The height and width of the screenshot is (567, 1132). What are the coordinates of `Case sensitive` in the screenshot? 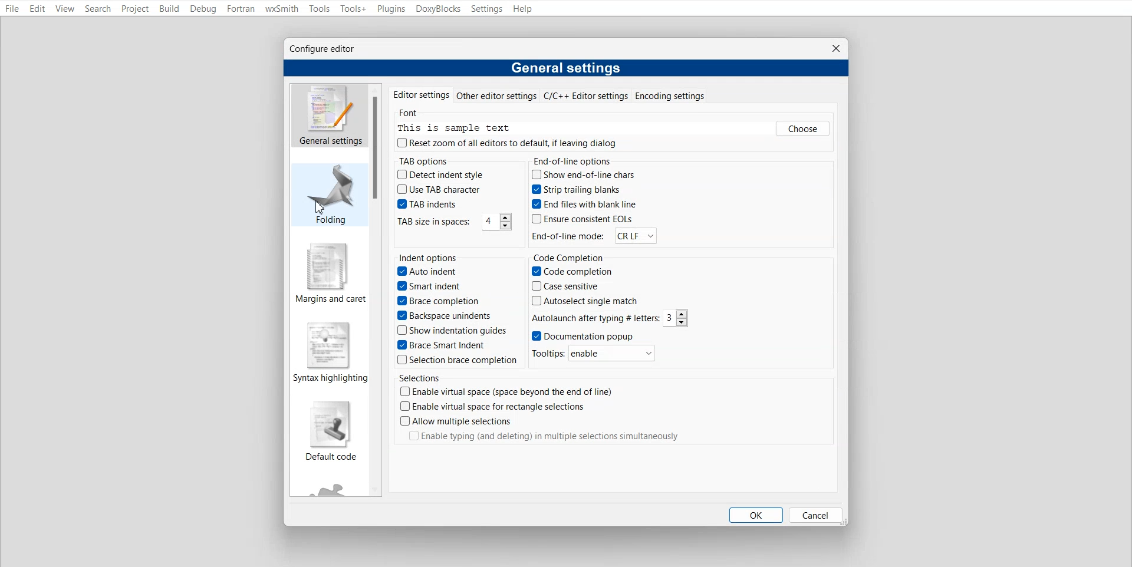 It's located at (572, 287).